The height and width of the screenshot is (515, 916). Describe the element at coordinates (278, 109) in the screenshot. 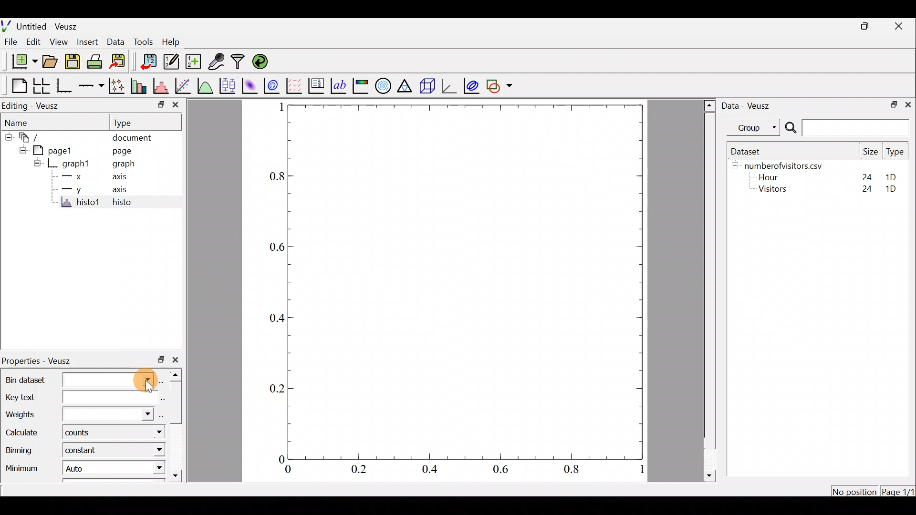

I see `1` at that location.